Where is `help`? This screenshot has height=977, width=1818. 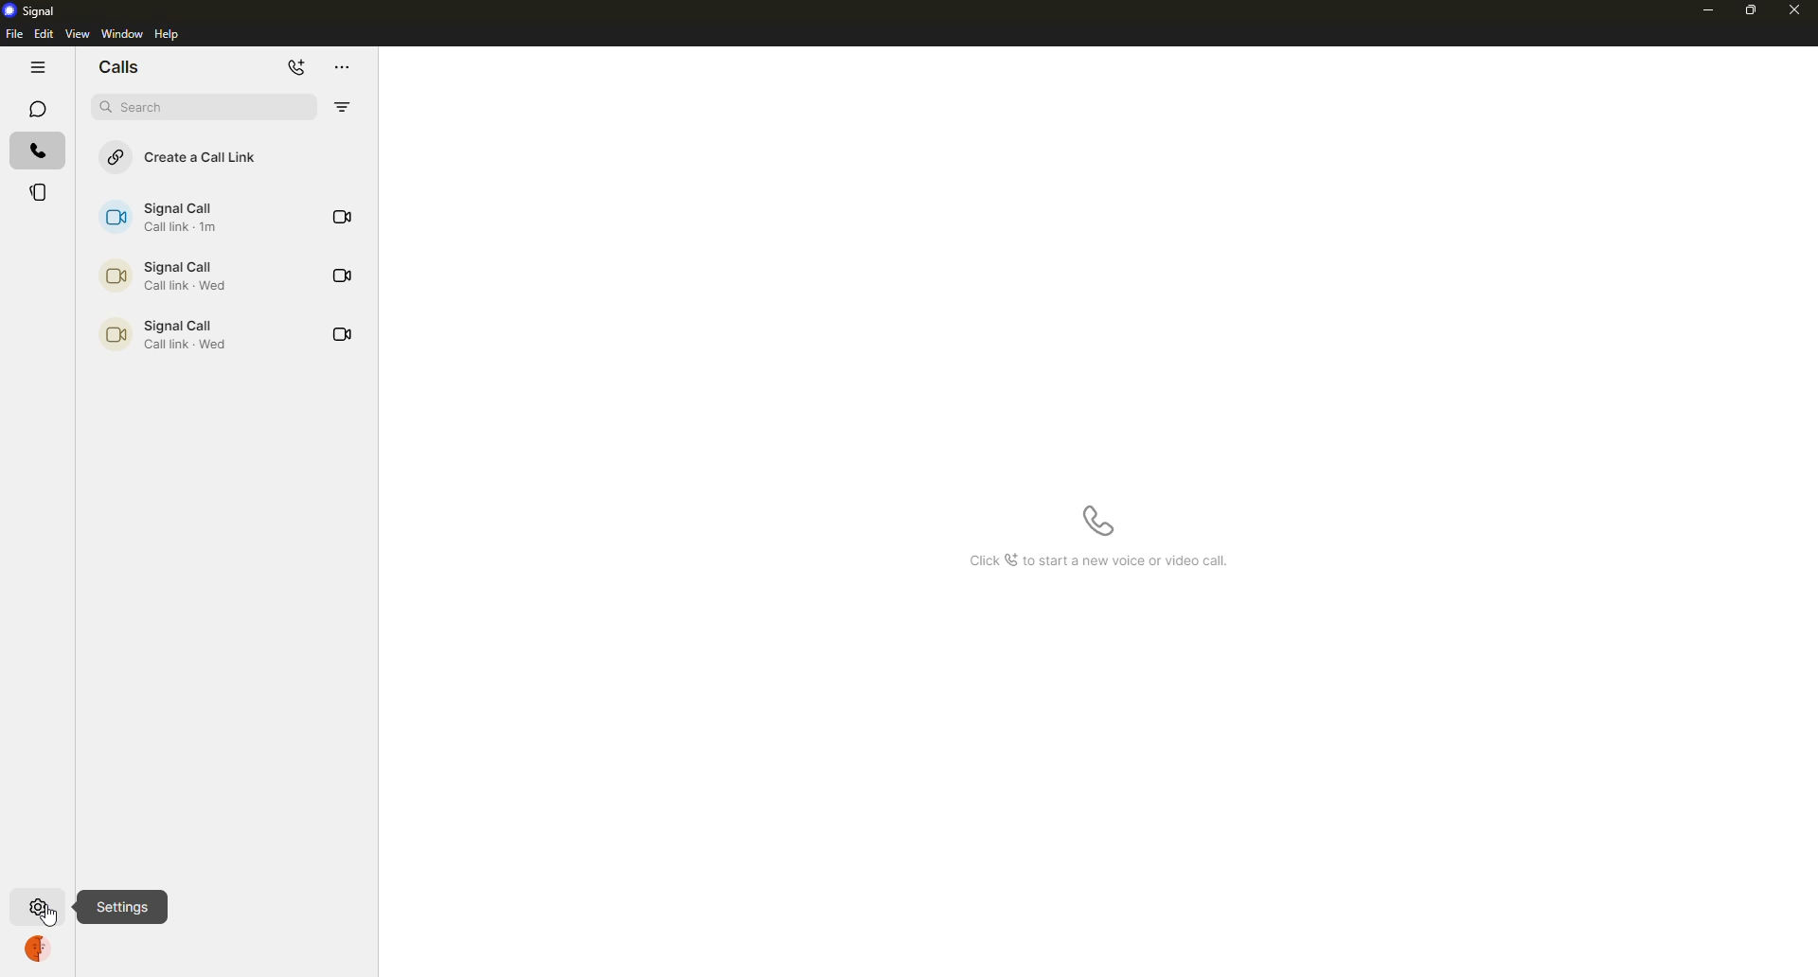 help is located at coordinates (169, 33).